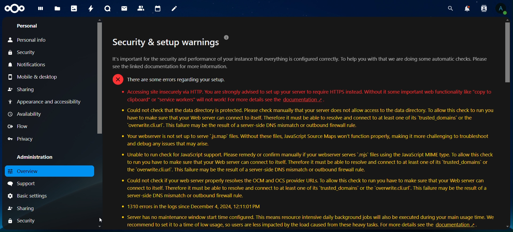 The width and height of the screenshot is (513, 232). What do you see at coordinates (57, 9) in the screenshot?
I see `files` at bounding box center [57, 9].